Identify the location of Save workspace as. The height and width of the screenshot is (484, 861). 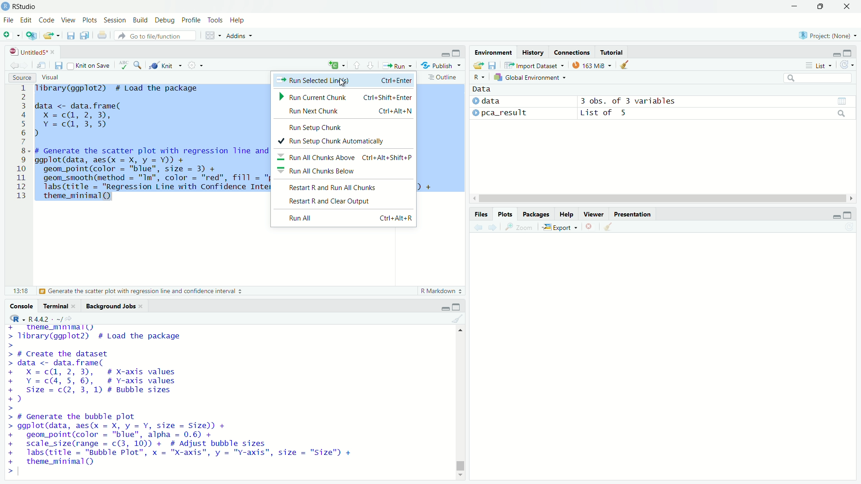
(492, 65).